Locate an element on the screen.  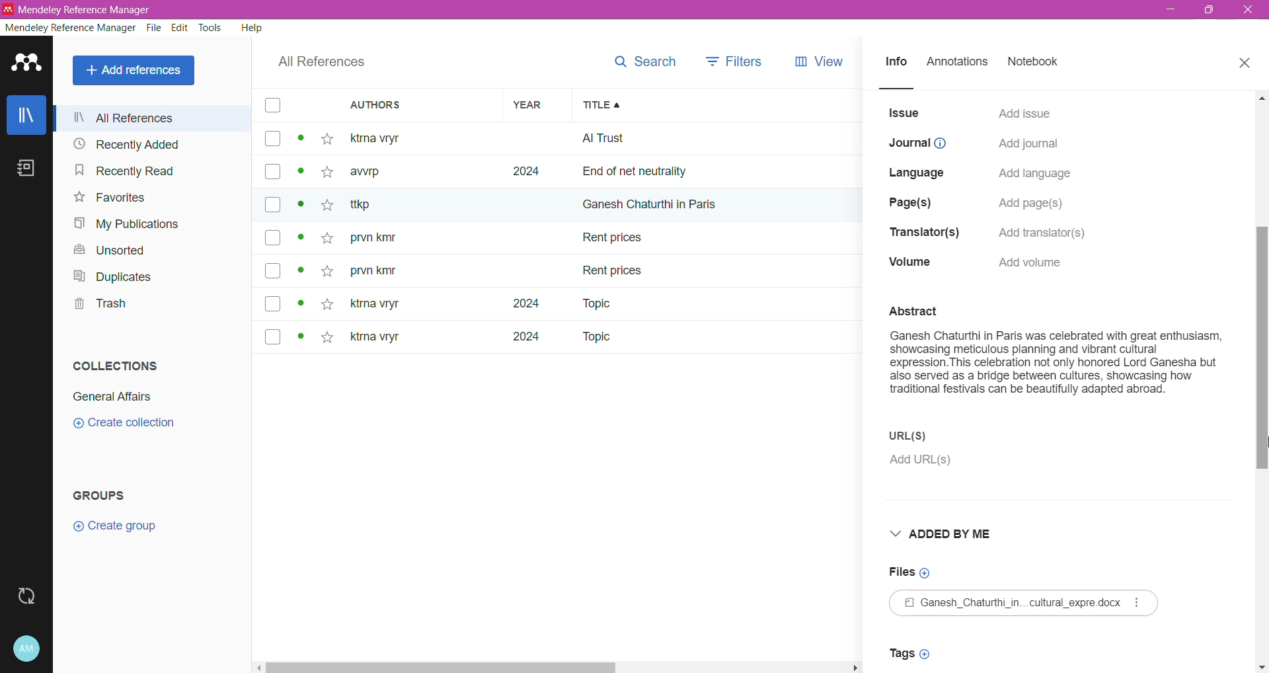
All References is located at coordinates (156, 118).